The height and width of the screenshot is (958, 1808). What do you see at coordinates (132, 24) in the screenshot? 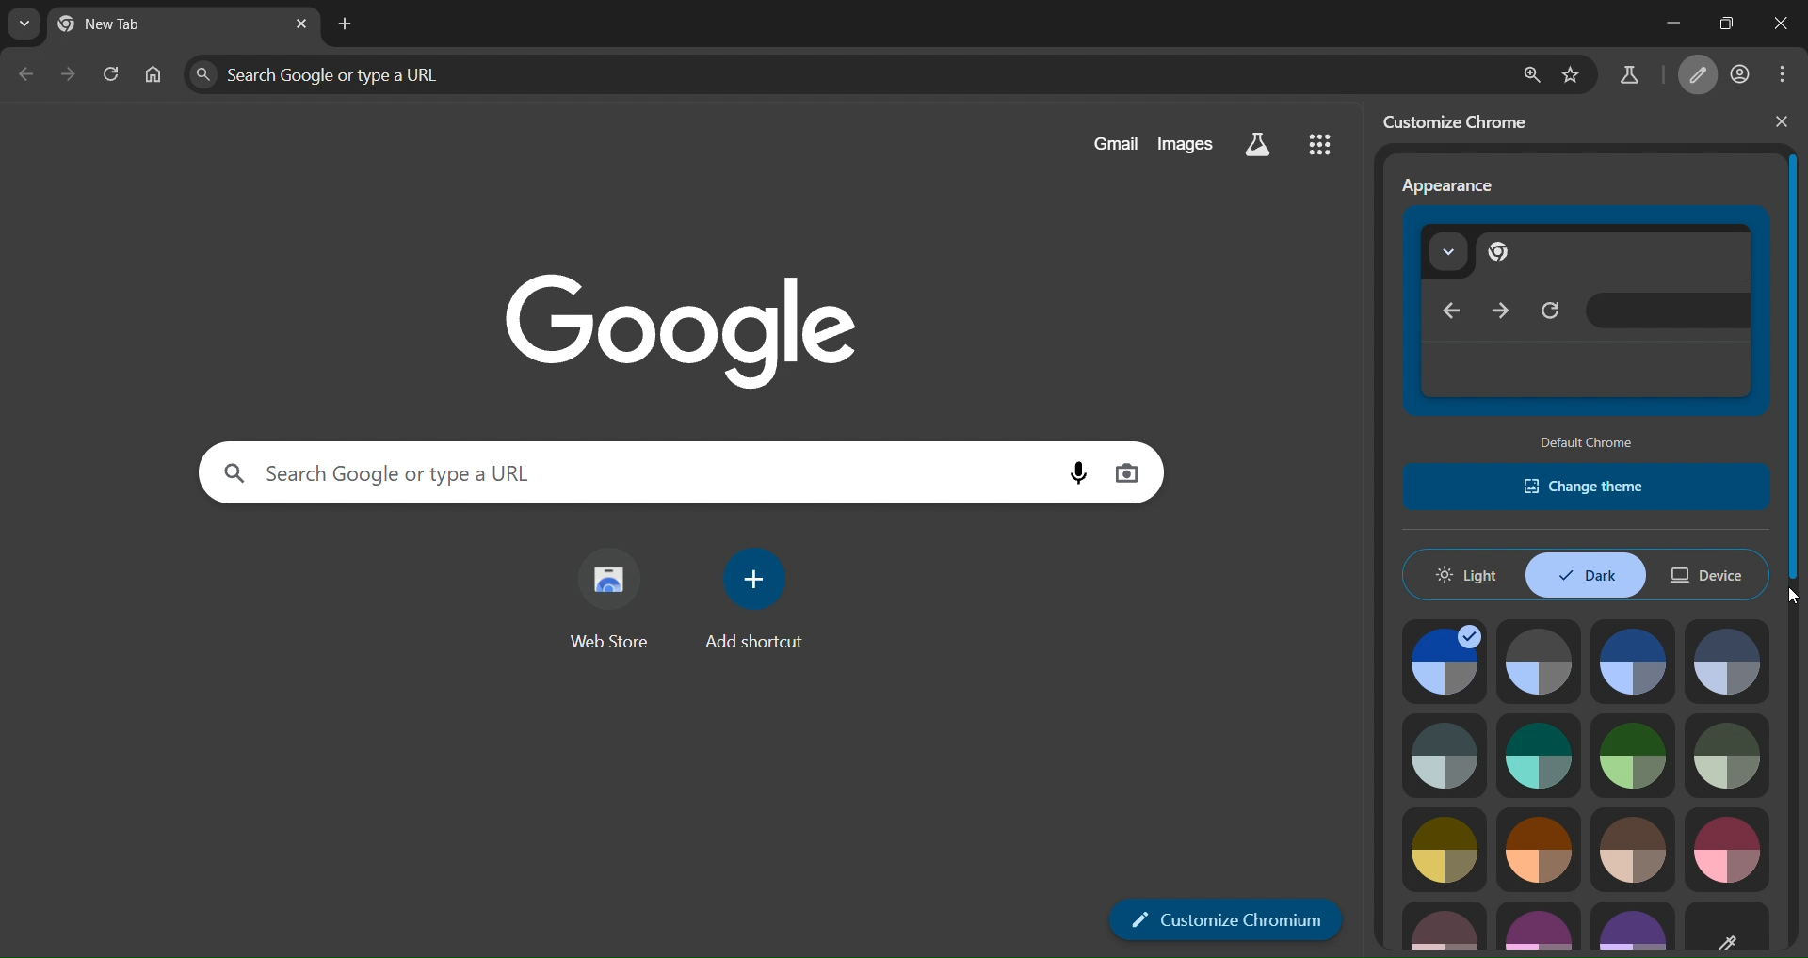
I see `currrent page` at bounding box center [132, 24].